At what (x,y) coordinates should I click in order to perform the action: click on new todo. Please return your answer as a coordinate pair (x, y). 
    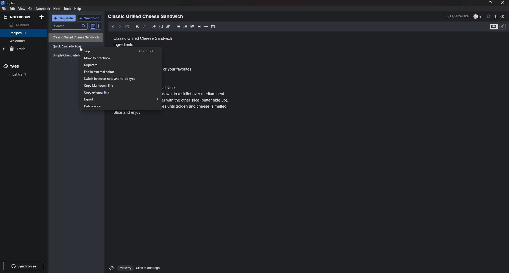
    Looking at the image, I should click on (90, 18).